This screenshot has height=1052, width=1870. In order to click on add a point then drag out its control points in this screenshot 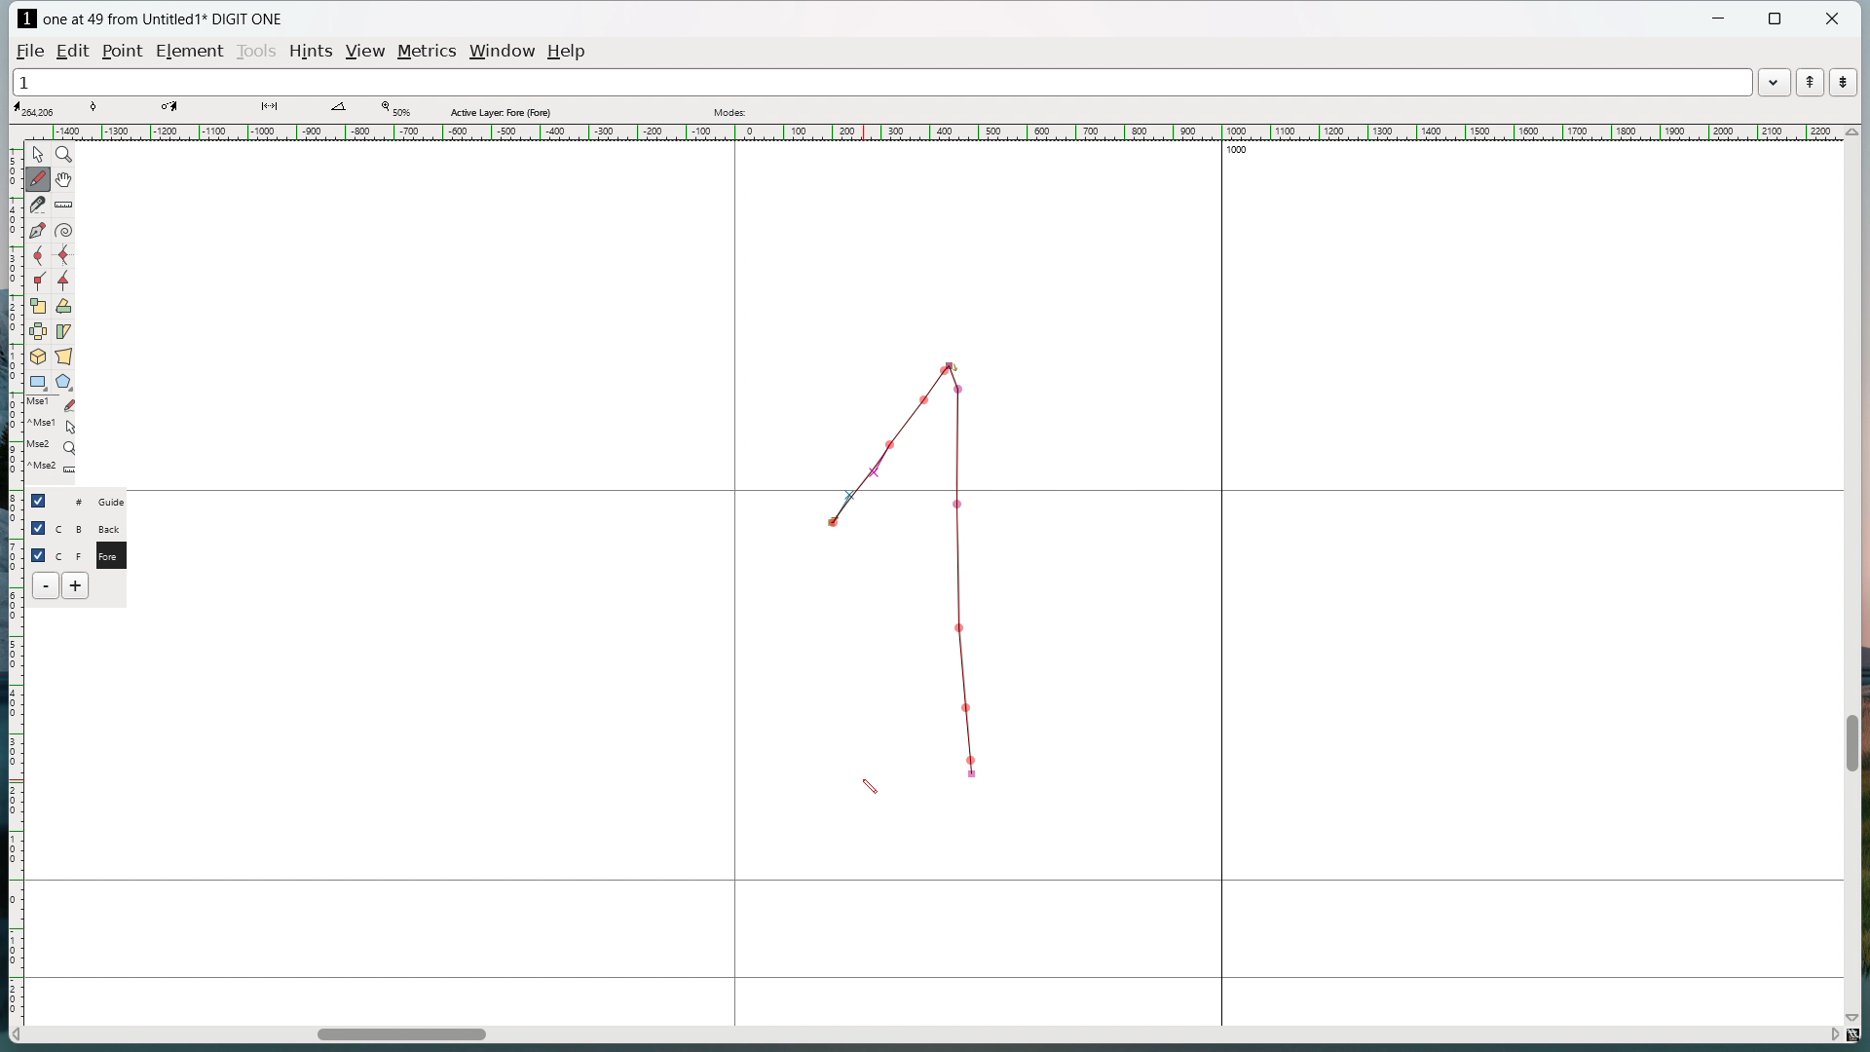, I will do `click(38, 230)`.